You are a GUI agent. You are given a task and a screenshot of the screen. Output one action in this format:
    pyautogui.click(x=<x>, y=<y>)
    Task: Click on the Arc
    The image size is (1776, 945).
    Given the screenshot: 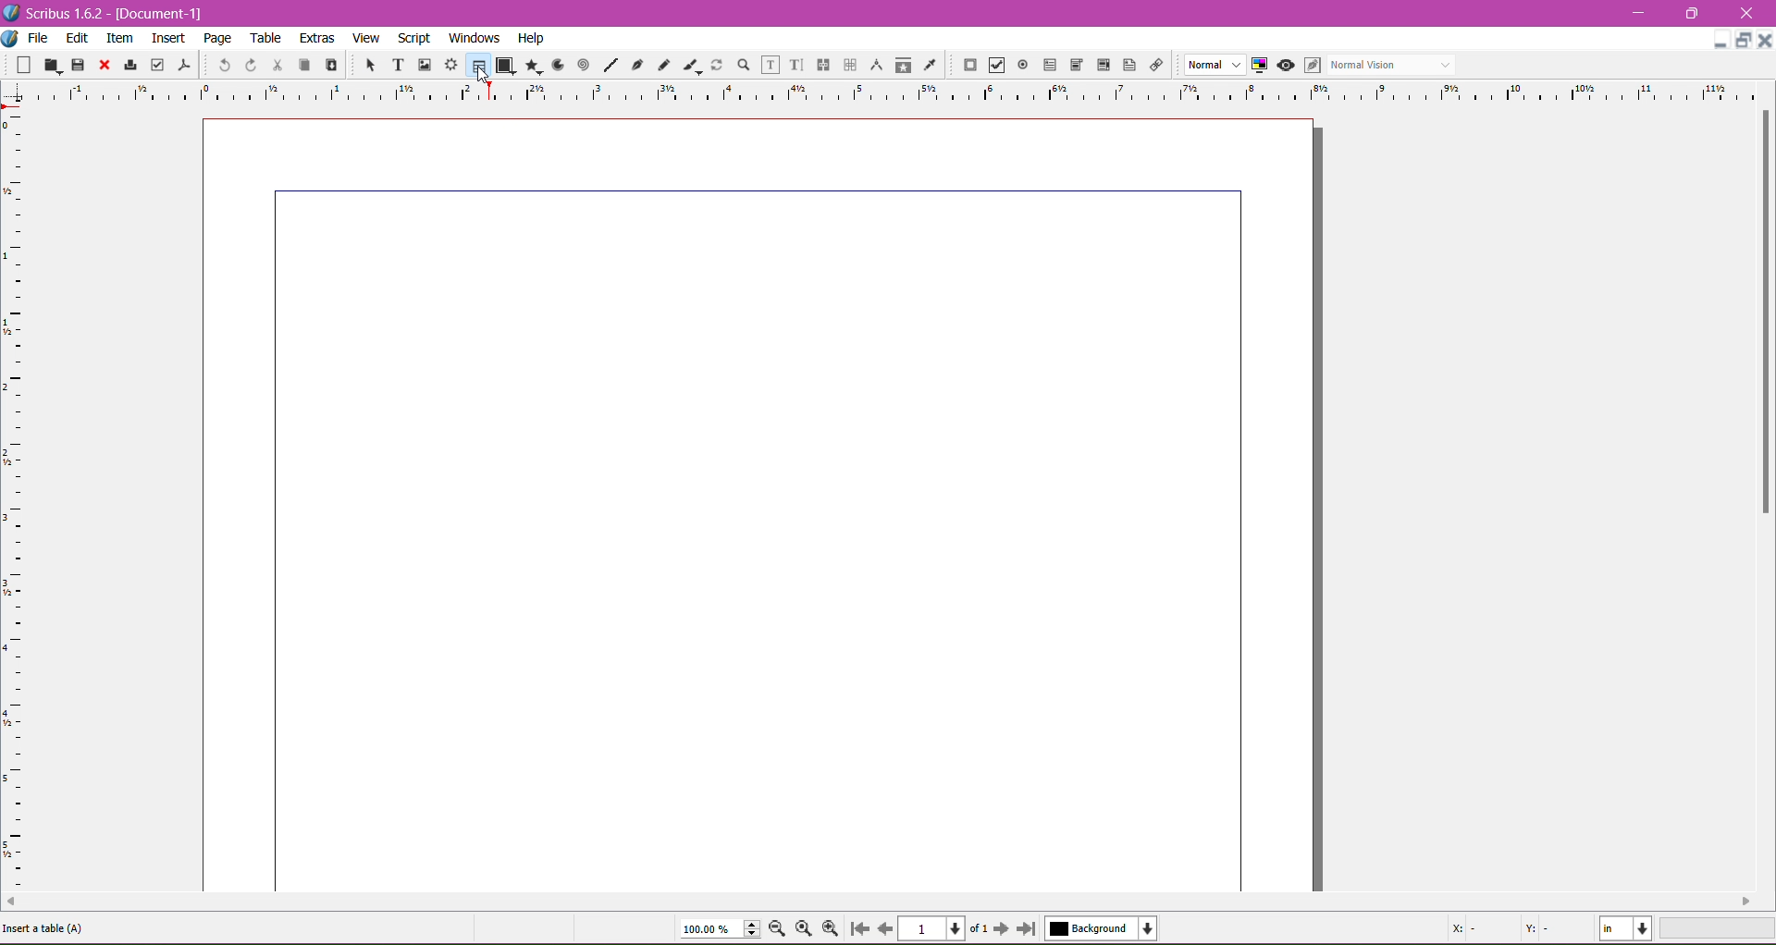 What is the action you would take?
    pyautogui.click(x=556, y=64)
    